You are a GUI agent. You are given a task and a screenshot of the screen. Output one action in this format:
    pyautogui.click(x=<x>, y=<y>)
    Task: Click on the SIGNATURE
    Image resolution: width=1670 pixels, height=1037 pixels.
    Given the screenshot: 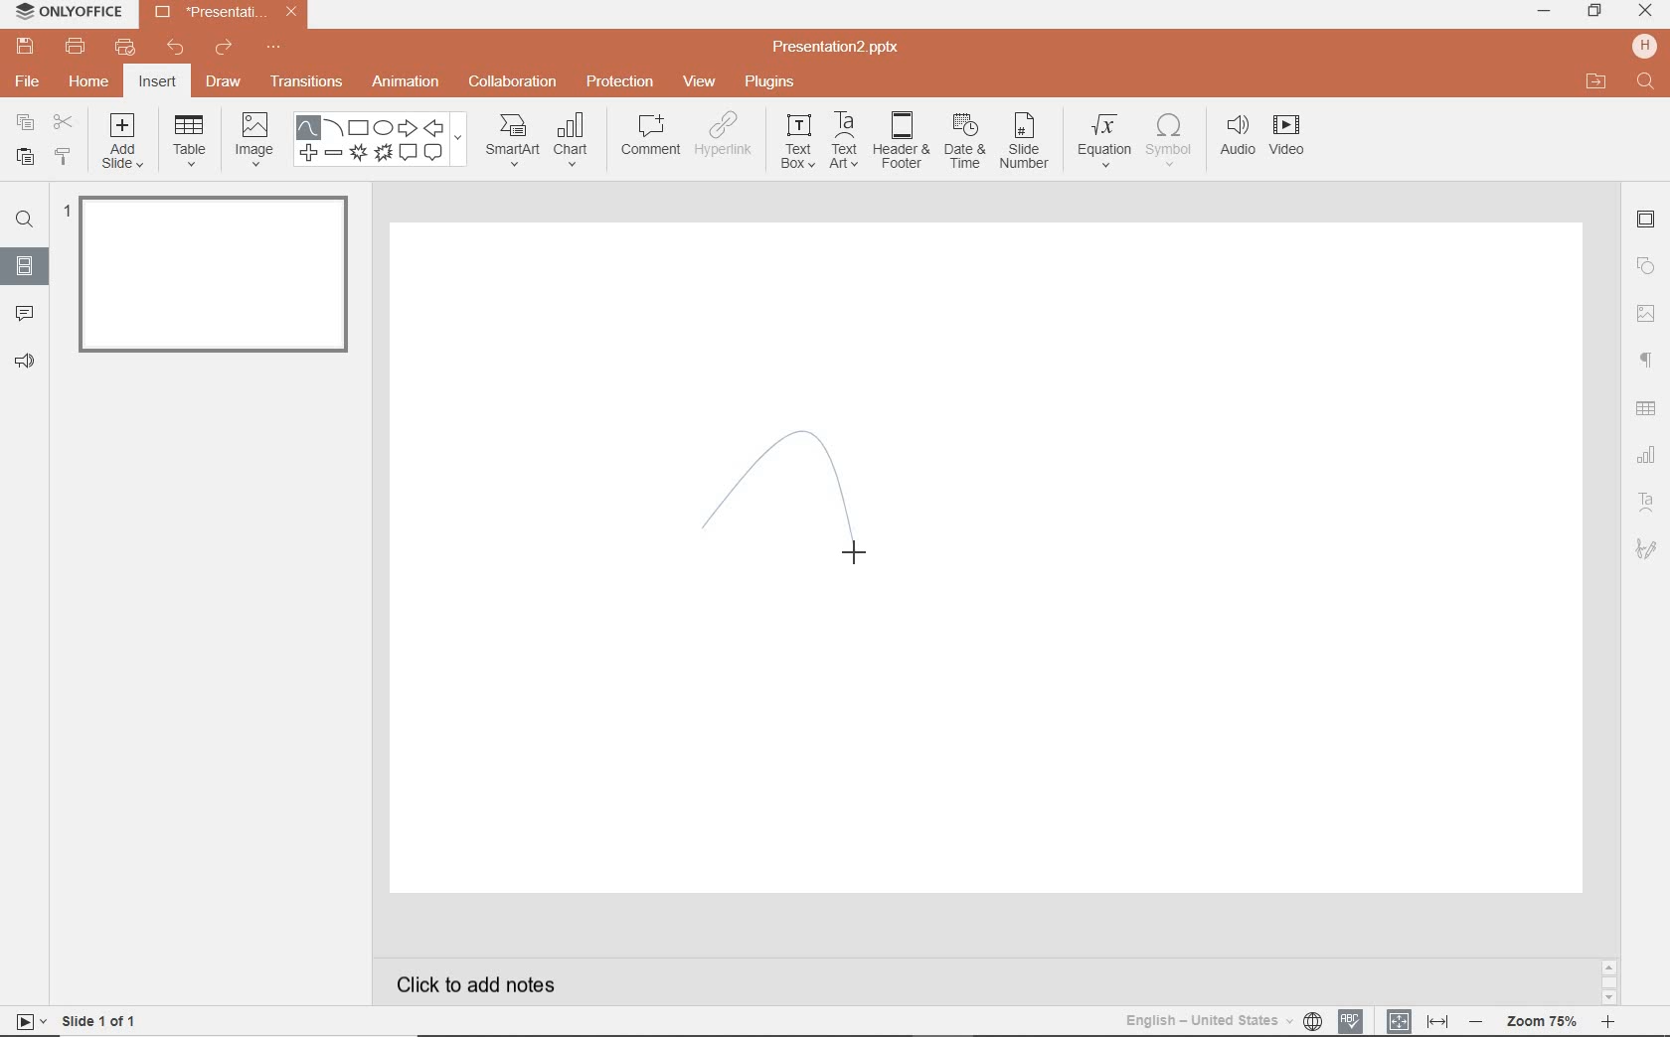 What is the action you would take?
    pyautogui.click(x=1647, y=550)
    